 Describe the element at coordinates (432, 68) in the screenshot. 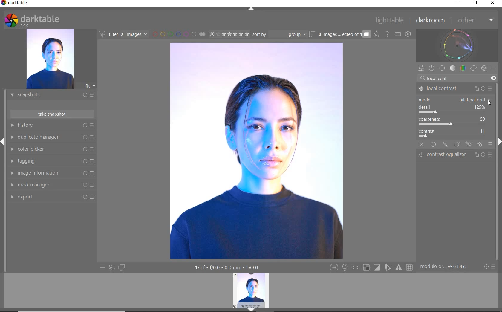

I see `SHOW ONLY ACTIVE MODULES` at that location.